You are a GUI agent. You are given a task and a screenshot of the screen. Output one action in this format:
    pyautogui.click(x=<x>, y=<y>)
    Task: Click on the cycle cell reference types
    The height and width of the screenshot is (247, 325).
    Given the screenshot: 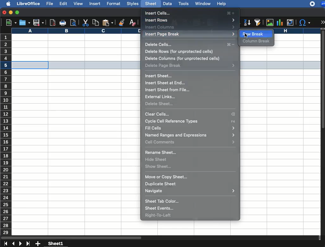 What is the action you would take?
    pyautogui.click(x=191, y=121)
    